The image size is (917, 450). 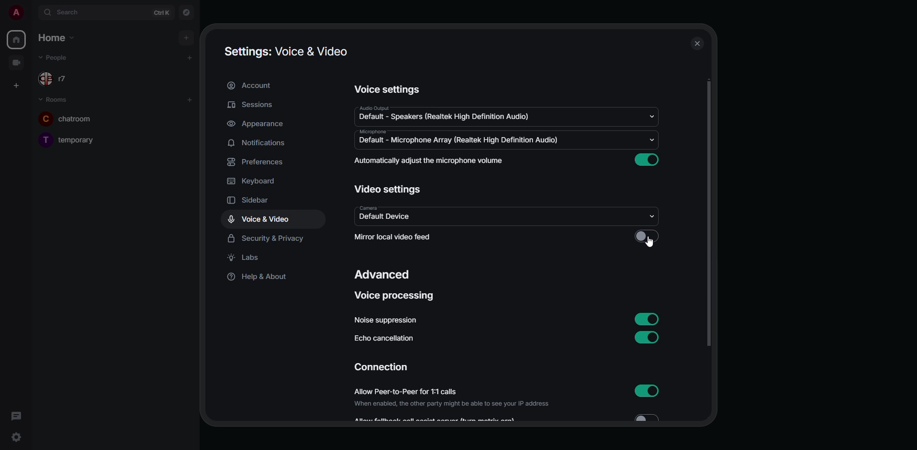 What do you see at coordinates (452, 404) in the screenshot?
I see `When enabled, the other party might be able to see your IP address` at bounding box center [452, 404].